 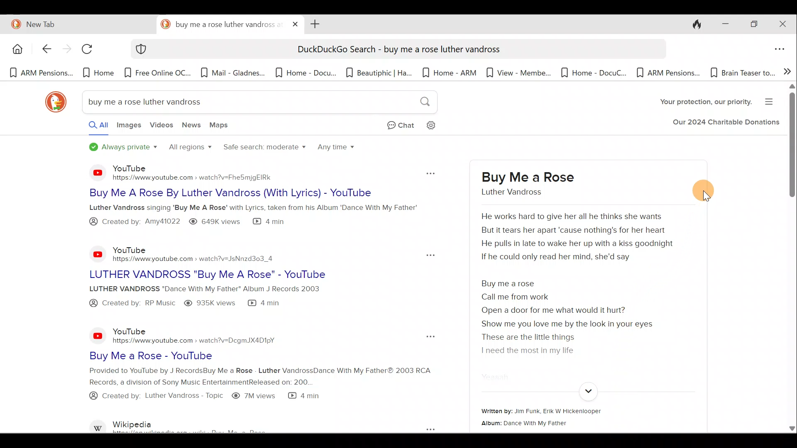 I want to click on YouTube
https://www.youtube.com > watch?v=DcgmJX4D1pY, so click(x=198, y=335).